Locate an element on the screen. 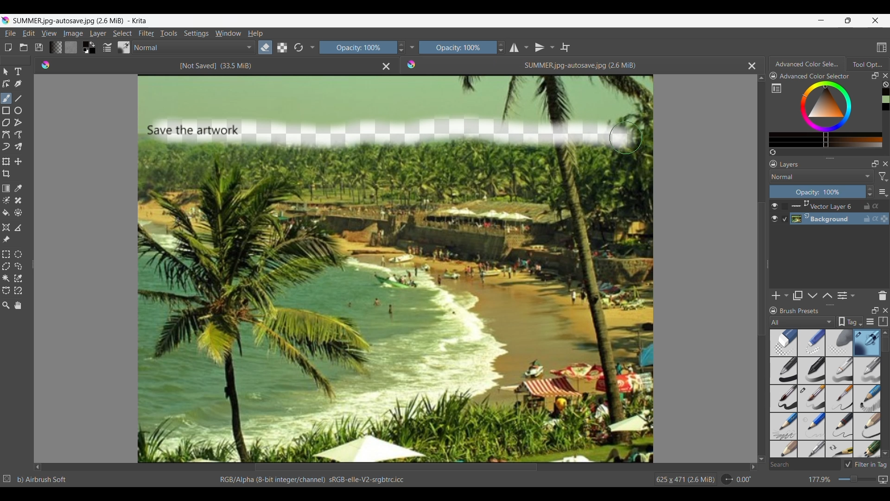 This screenshot has width=890, height=501. Vector layer 6 is located at coordinates (840, 206).